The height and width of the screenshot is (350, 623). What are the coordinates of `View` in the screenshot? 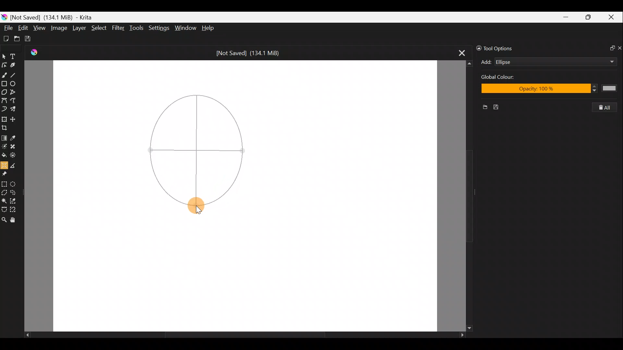 It's located at (40, 28).